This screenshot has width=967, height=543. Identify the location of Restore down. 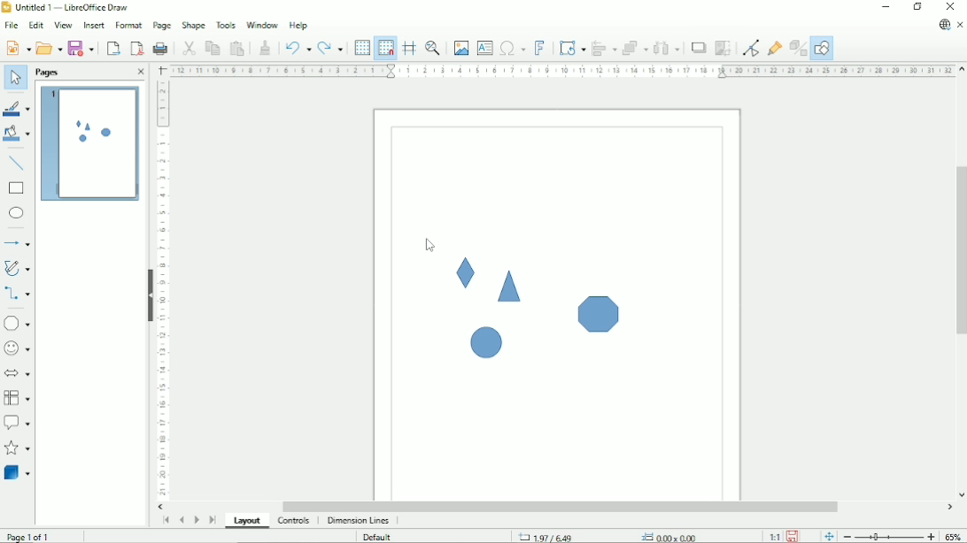
(919, 8).